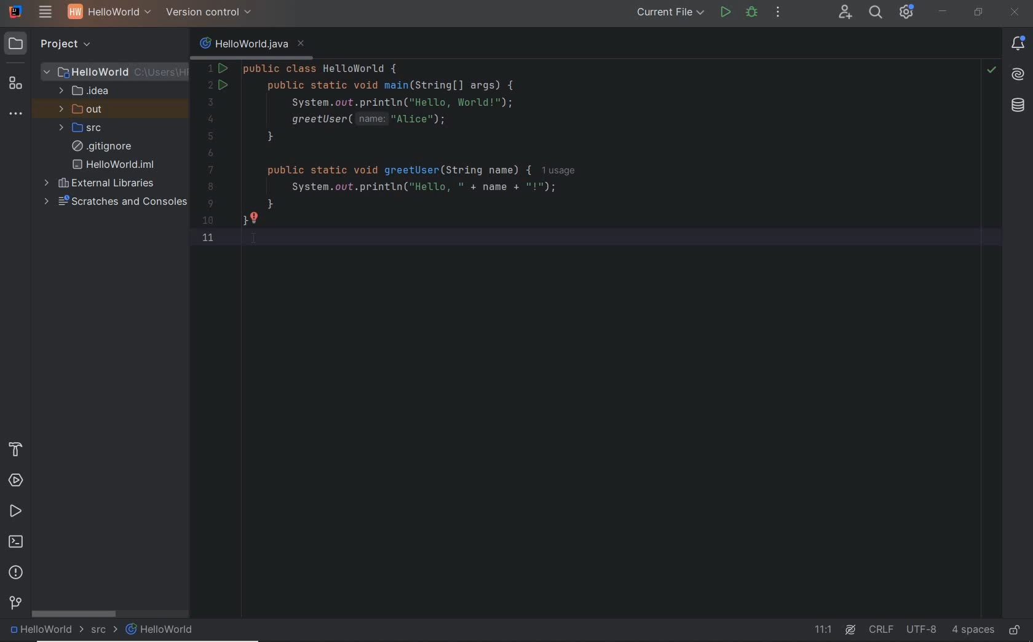 The height and width of the screenshot is (642, 1033). I want to click on terminal, so click(17, 543).